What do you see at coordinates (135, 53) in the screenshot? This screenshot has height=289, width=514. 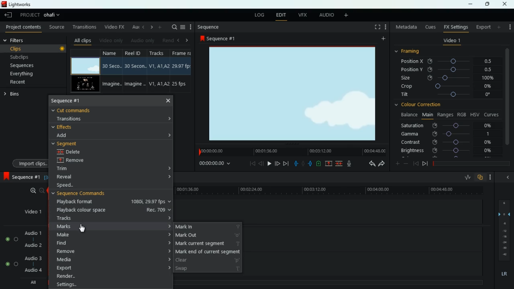 I see `reel id` at bounding box center [135, 53].